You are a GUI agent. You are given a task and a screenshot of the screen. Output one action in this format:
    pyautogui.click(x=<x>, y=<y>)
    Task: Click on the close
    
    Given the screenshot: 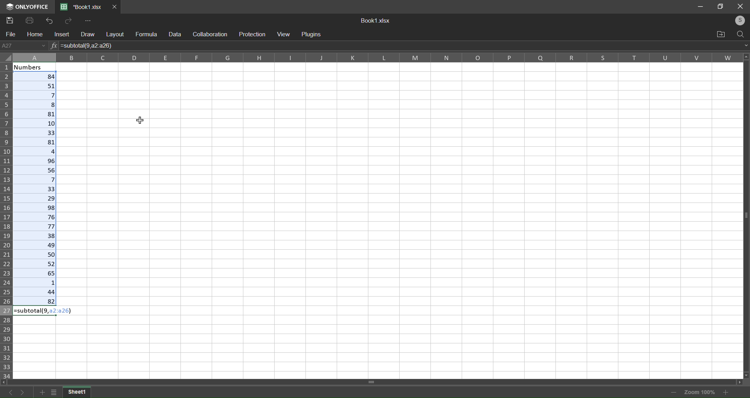 What is the action you would take?
    pyautogui.click(x=741, y=6)
    